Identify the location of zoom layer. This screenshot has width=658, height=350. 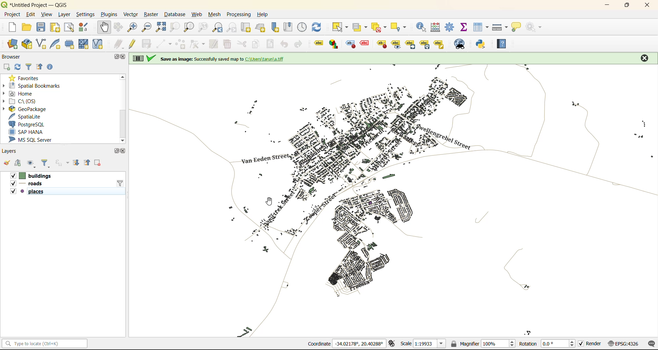
(189, 28).